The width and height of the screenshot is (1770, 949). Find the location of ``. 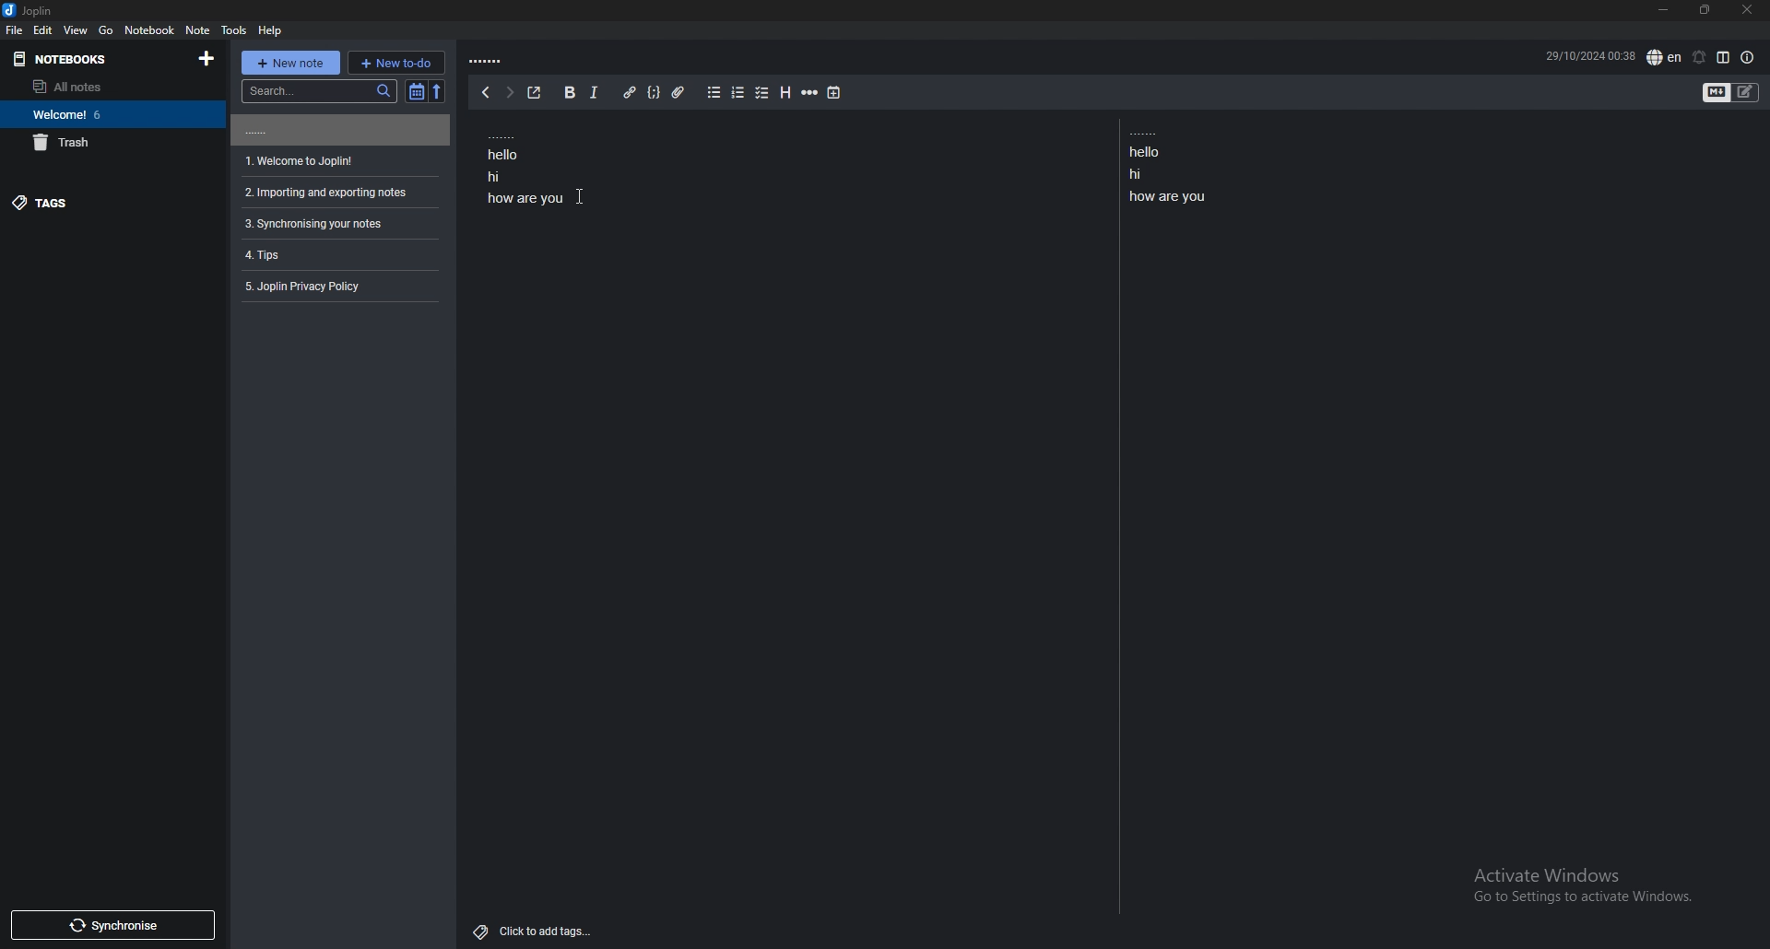

 is located at coordinates (1575, 889).